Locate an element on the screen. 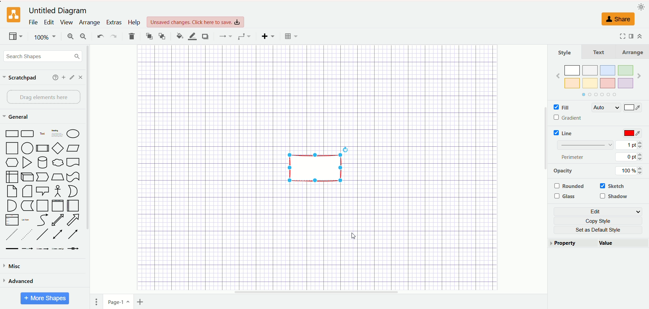 The image size is (649, 309). pattern is located at coordinates (586, 144).